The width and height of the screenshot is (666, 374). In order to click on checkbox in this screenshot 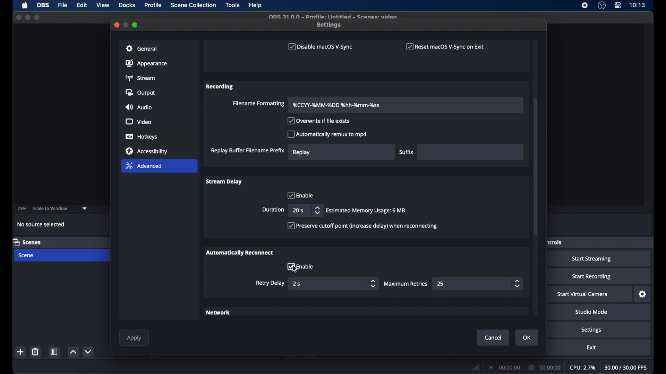, I will do `click(362, 226)`.